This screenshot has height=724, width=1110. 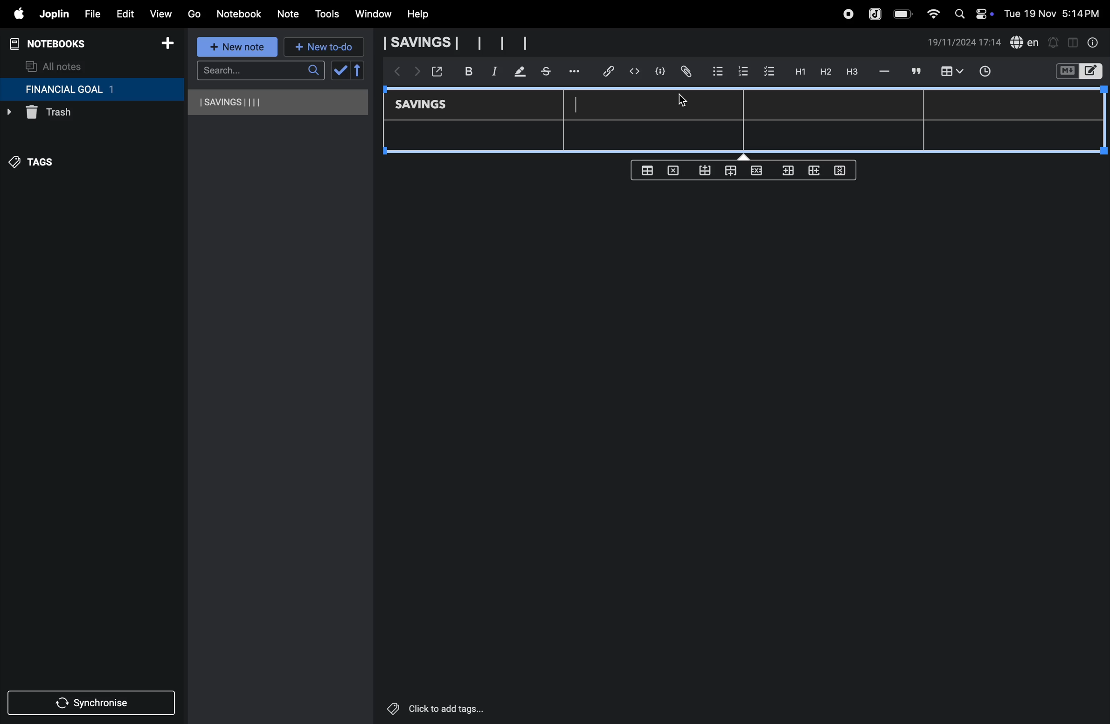 What do you see at coordinates (728, 172) in the screenshot?
I see `from top` at bounding box center [728, 172].